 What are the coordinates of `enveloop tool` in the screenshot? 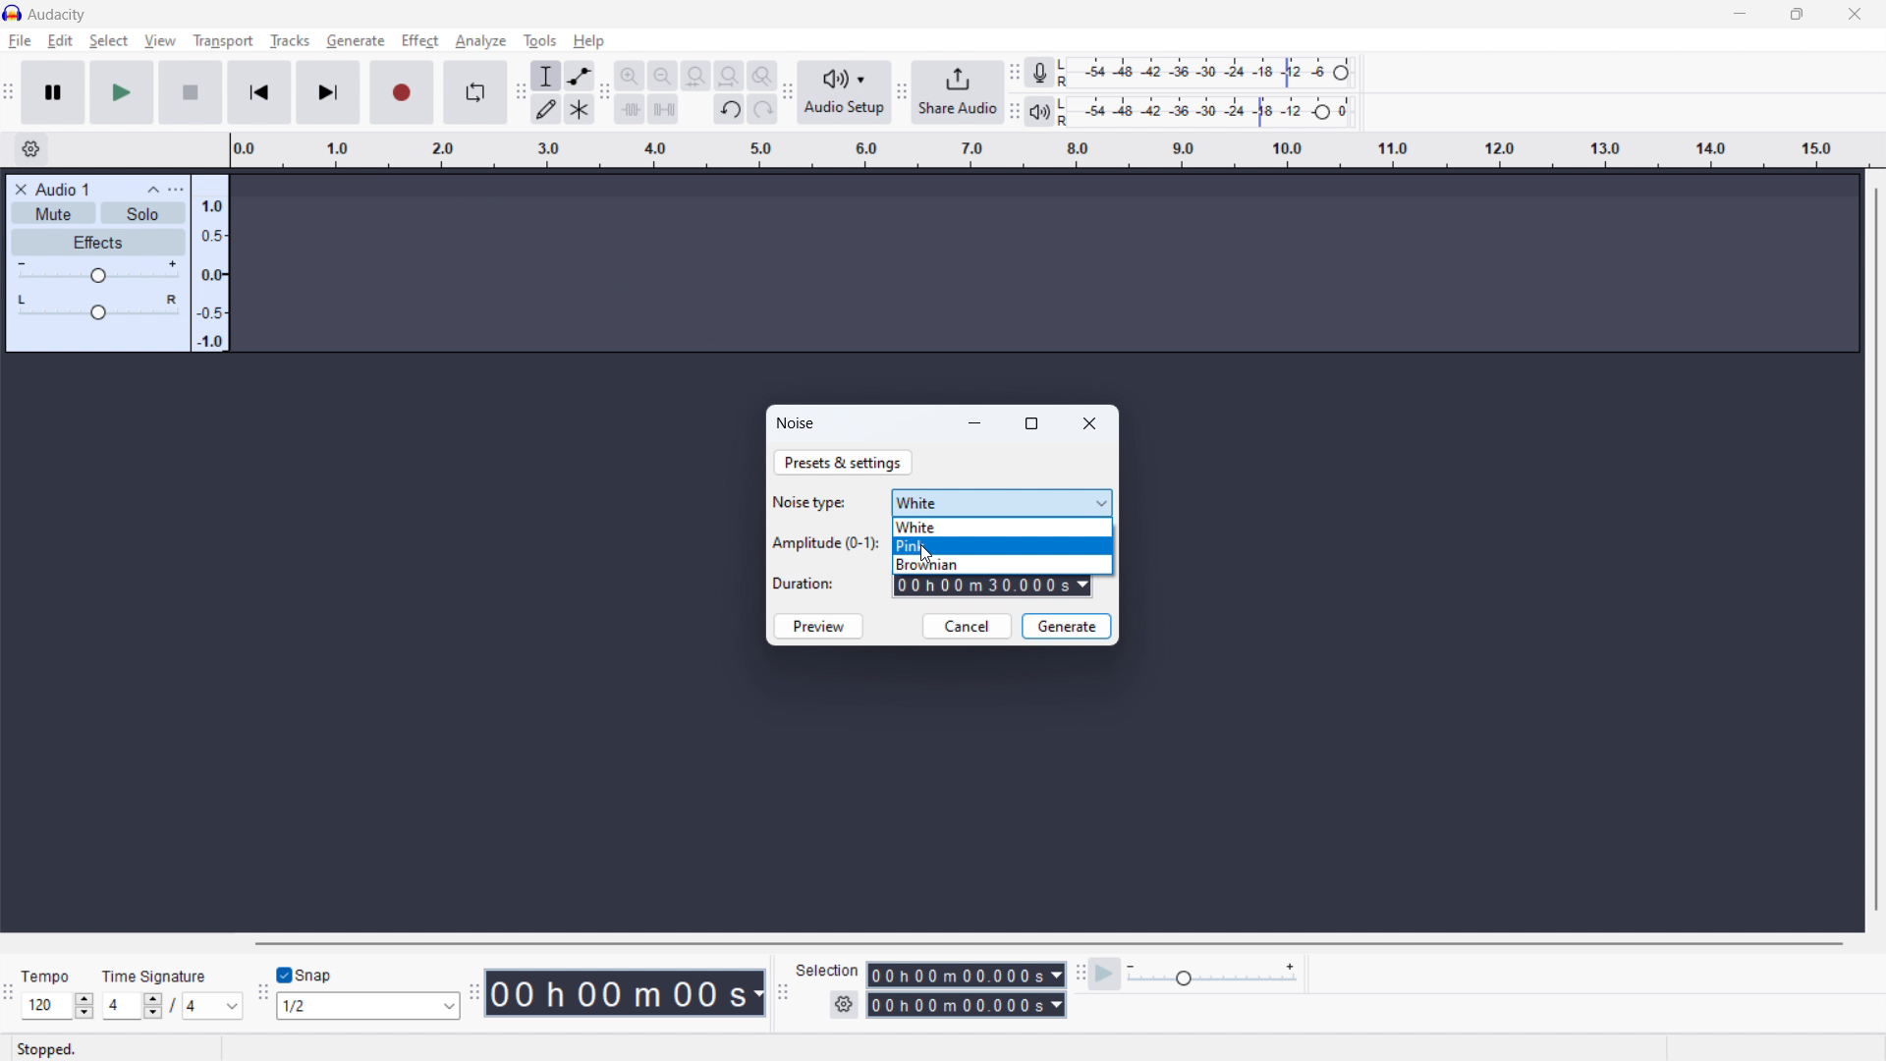 It's located at (580, 76).